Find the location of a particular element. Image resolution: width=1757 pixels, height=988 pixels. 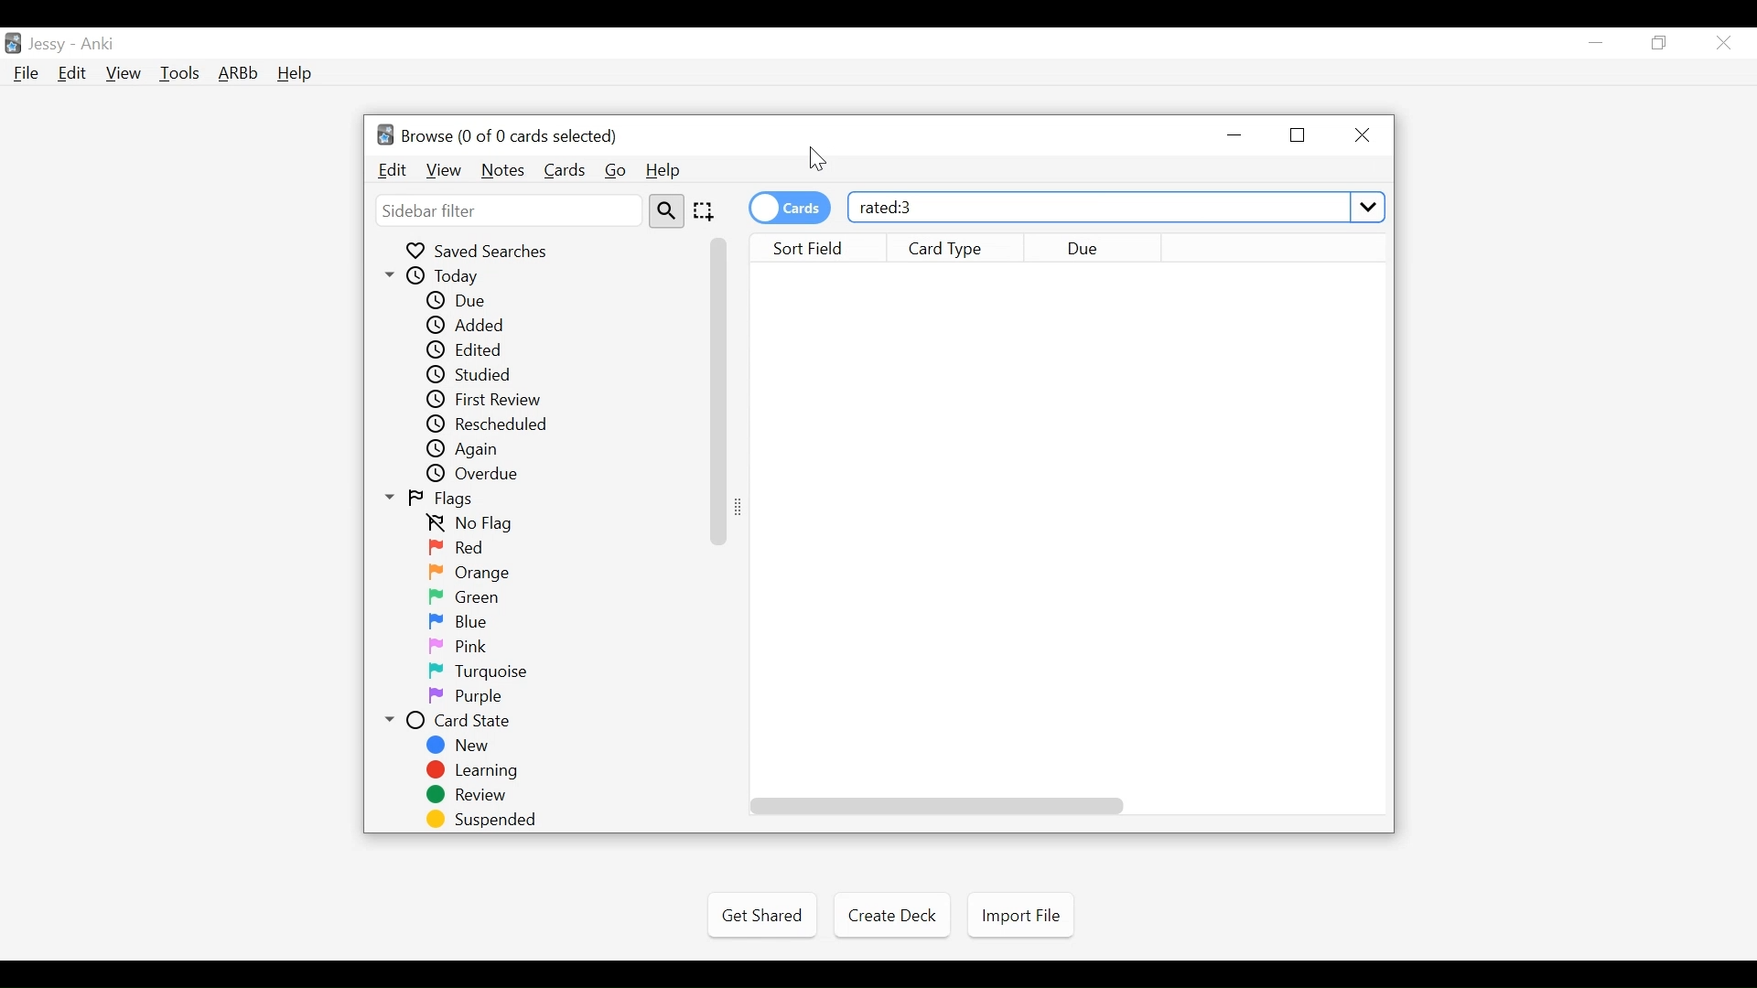

Saved Searches is located at coordinates (487, 250).